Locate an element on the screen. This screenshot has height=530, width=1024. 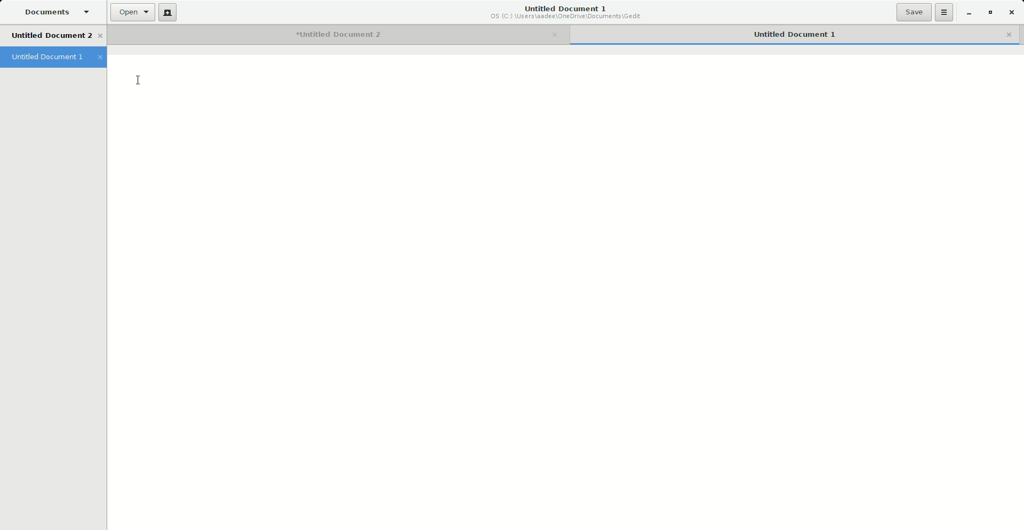
Cursor is located at coordinates (139, 81).